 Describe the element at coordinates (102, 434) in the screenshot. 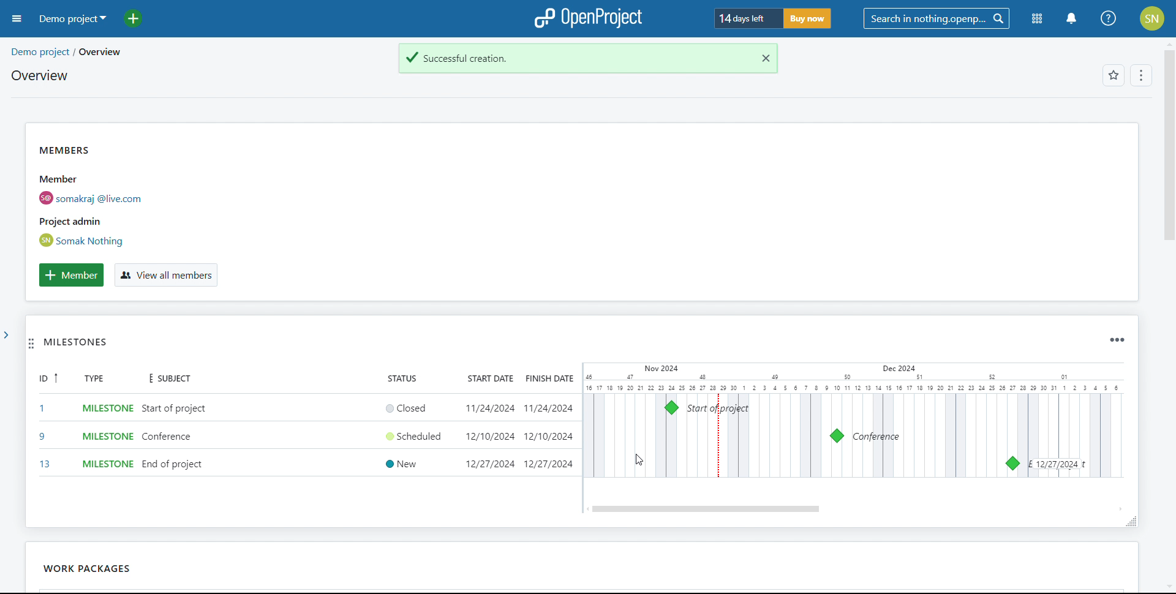

I see `set type` at that location.